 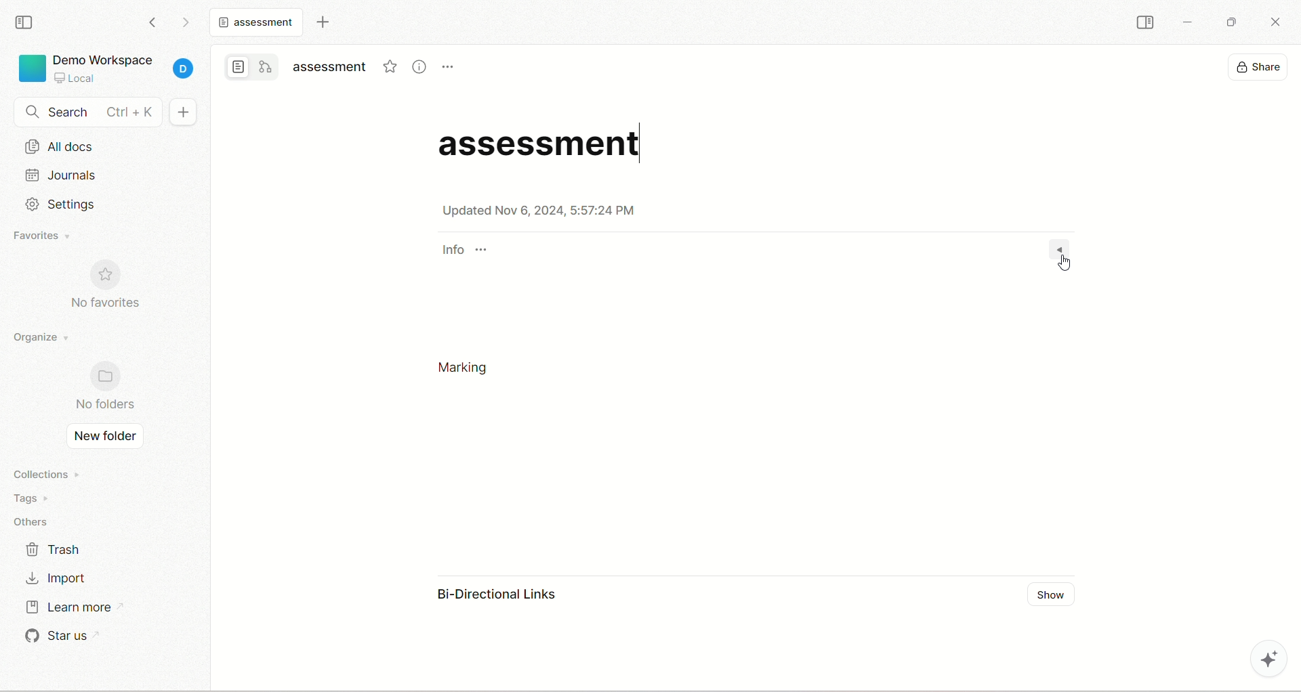 I want to click on all docs, so click(x=107, y=145).